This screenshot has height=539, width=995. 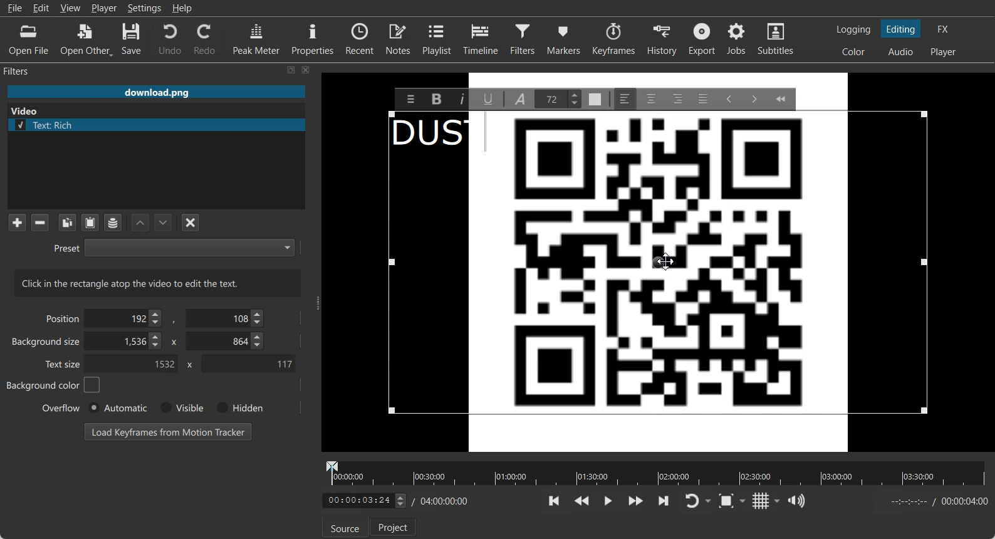 What do you see at coordinates (778, 501) in the screenshot?
I see `Drop down box` at bounding box center [778, 501].